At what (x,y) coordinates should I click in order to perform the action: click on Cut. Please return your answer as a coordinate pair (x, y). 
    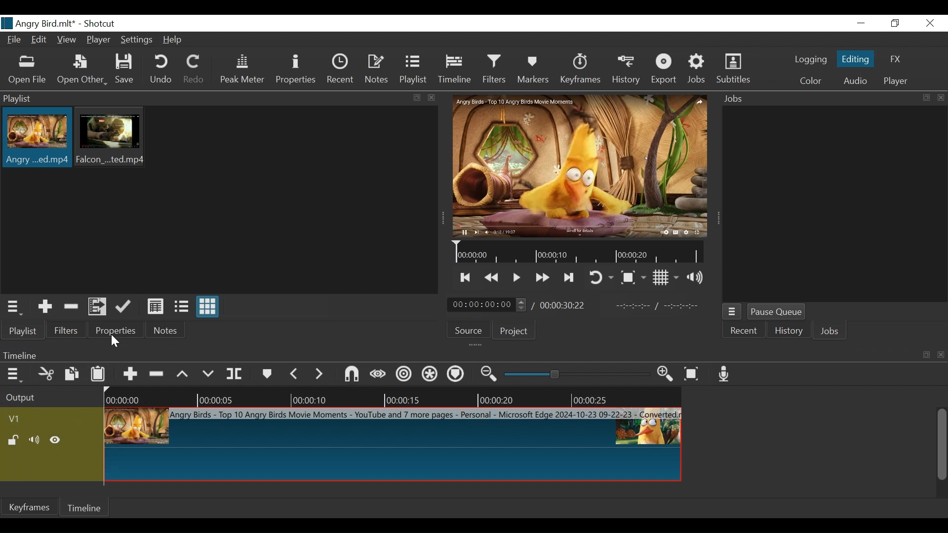
    Looking at the image, I should click on (46, 375).